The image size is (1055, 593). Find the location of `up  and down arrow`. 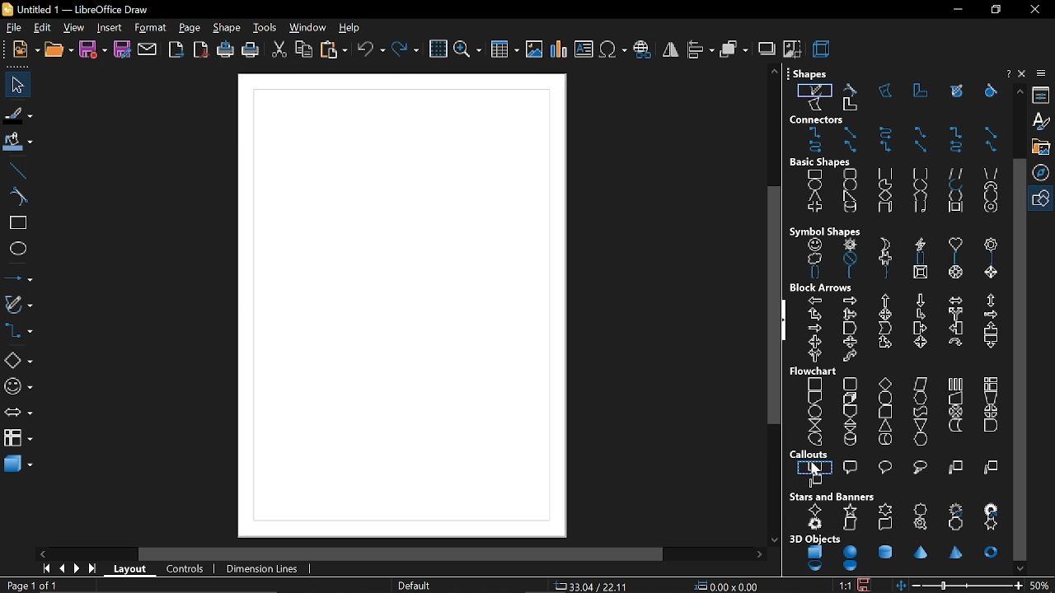

up  and down arrow is located at coordinates (989, 301).